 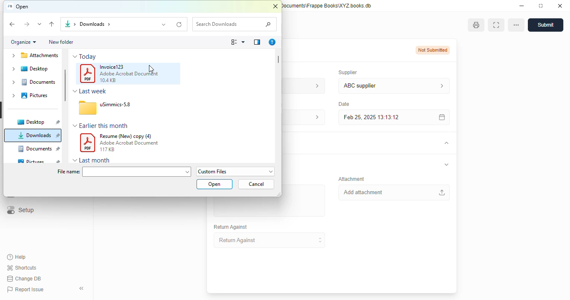 What do you see at coordinates (351, 179) in the screenshot?
I see `attachment` at bounding box center [351, 179].